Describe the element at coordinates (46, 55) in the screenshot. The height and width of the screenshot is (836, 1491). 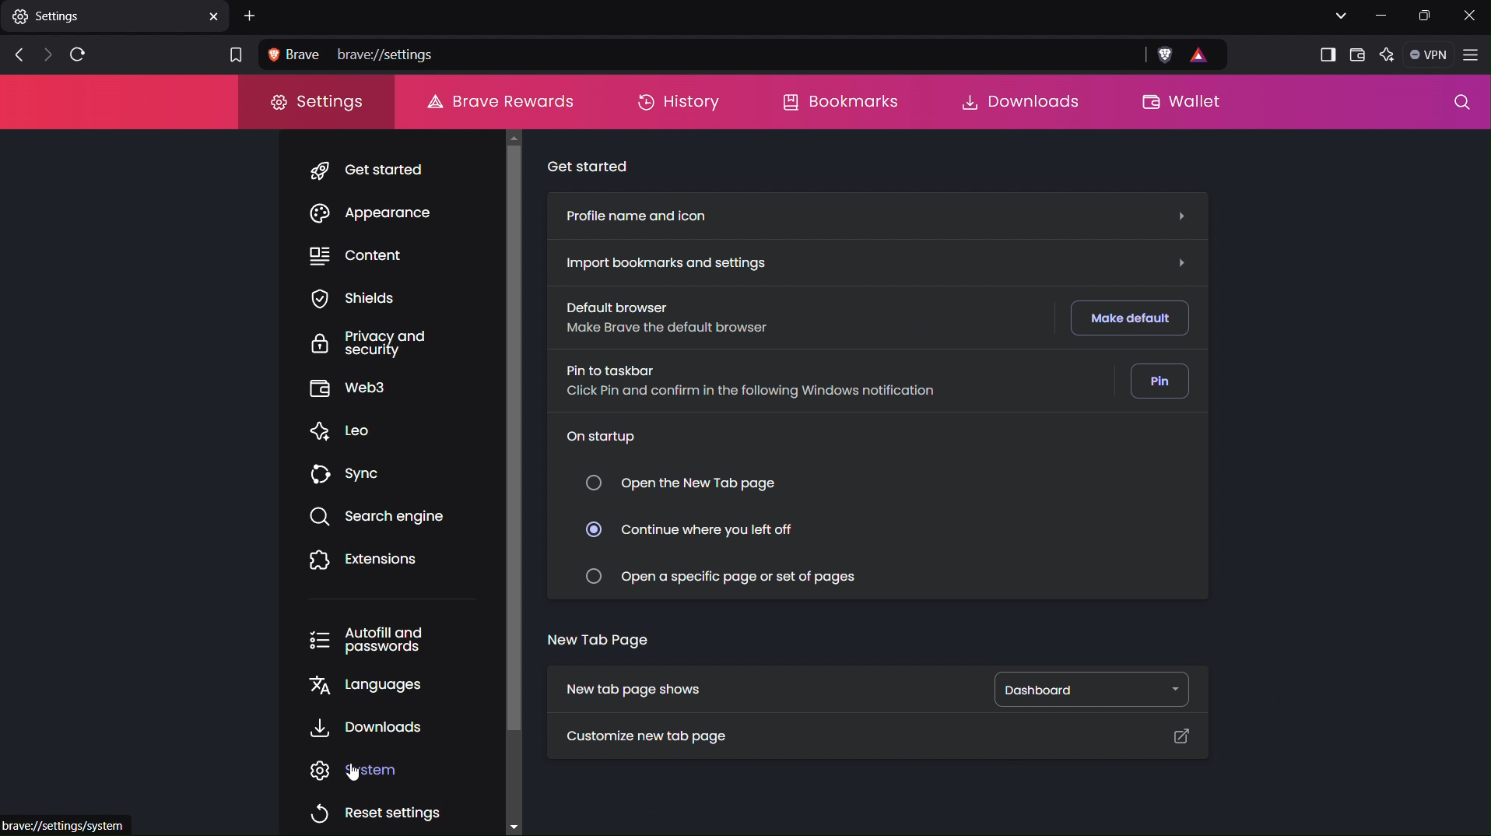
I see `Next tab` at that location.